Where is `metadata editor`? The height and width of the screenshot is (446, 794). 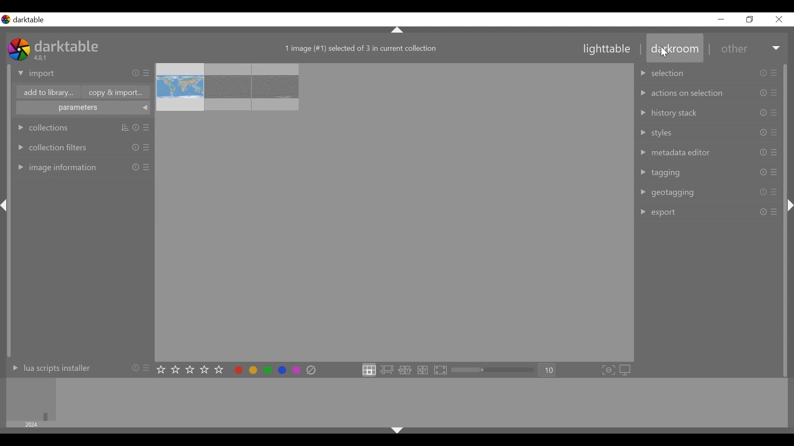 metadata editor is located at coordinates (709, 153).